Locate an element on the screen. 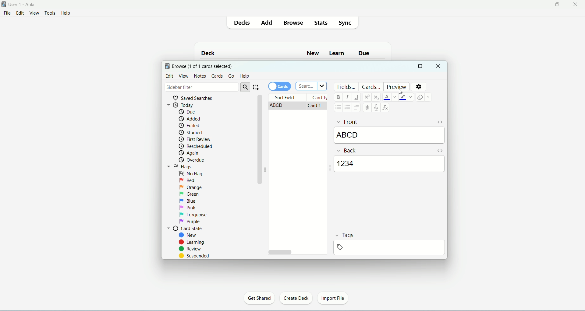 The width and height of the screenshot is (585, 311). overdue is located at coordinates (192, 160).